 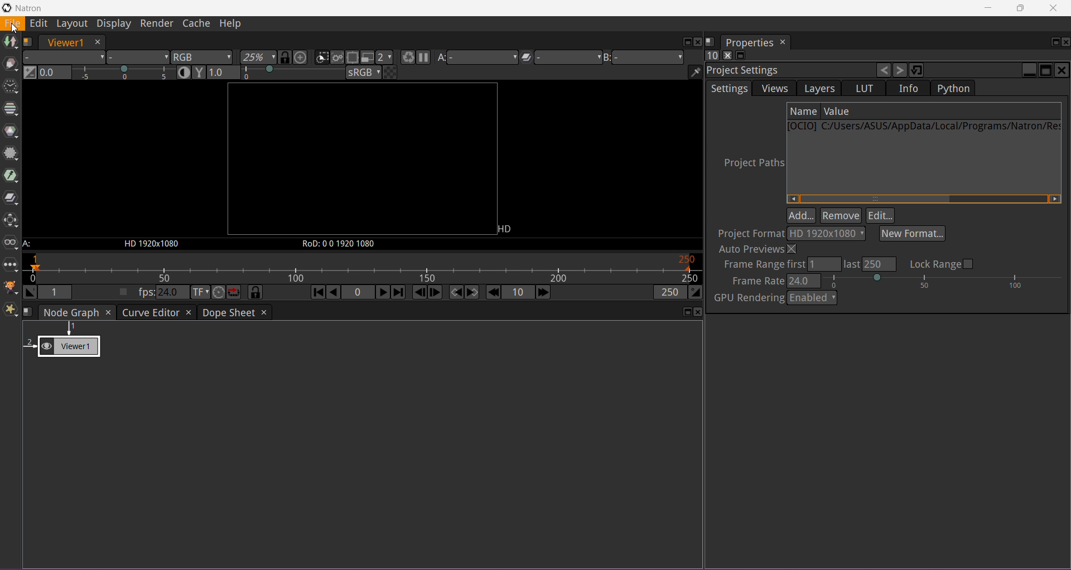 I want to click on Python, so click(x=954, y=88).